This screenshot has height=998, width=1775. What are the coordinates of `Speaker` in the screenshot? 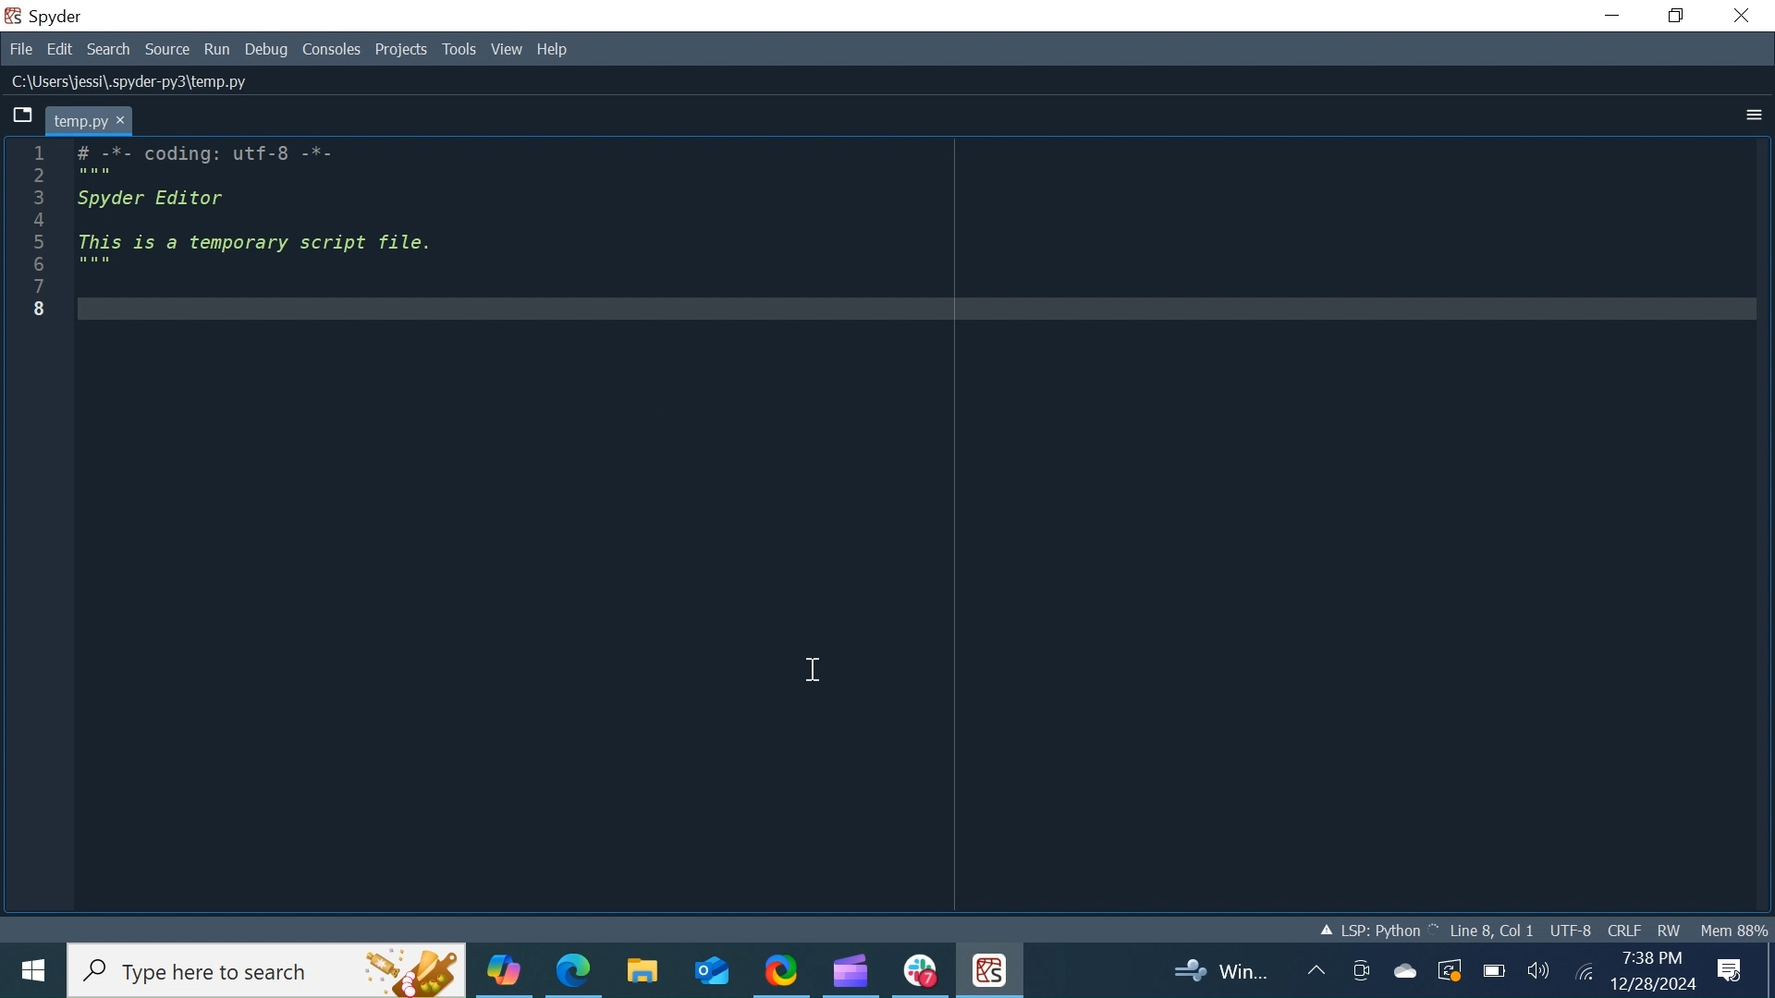 It's located at (1538, 973).